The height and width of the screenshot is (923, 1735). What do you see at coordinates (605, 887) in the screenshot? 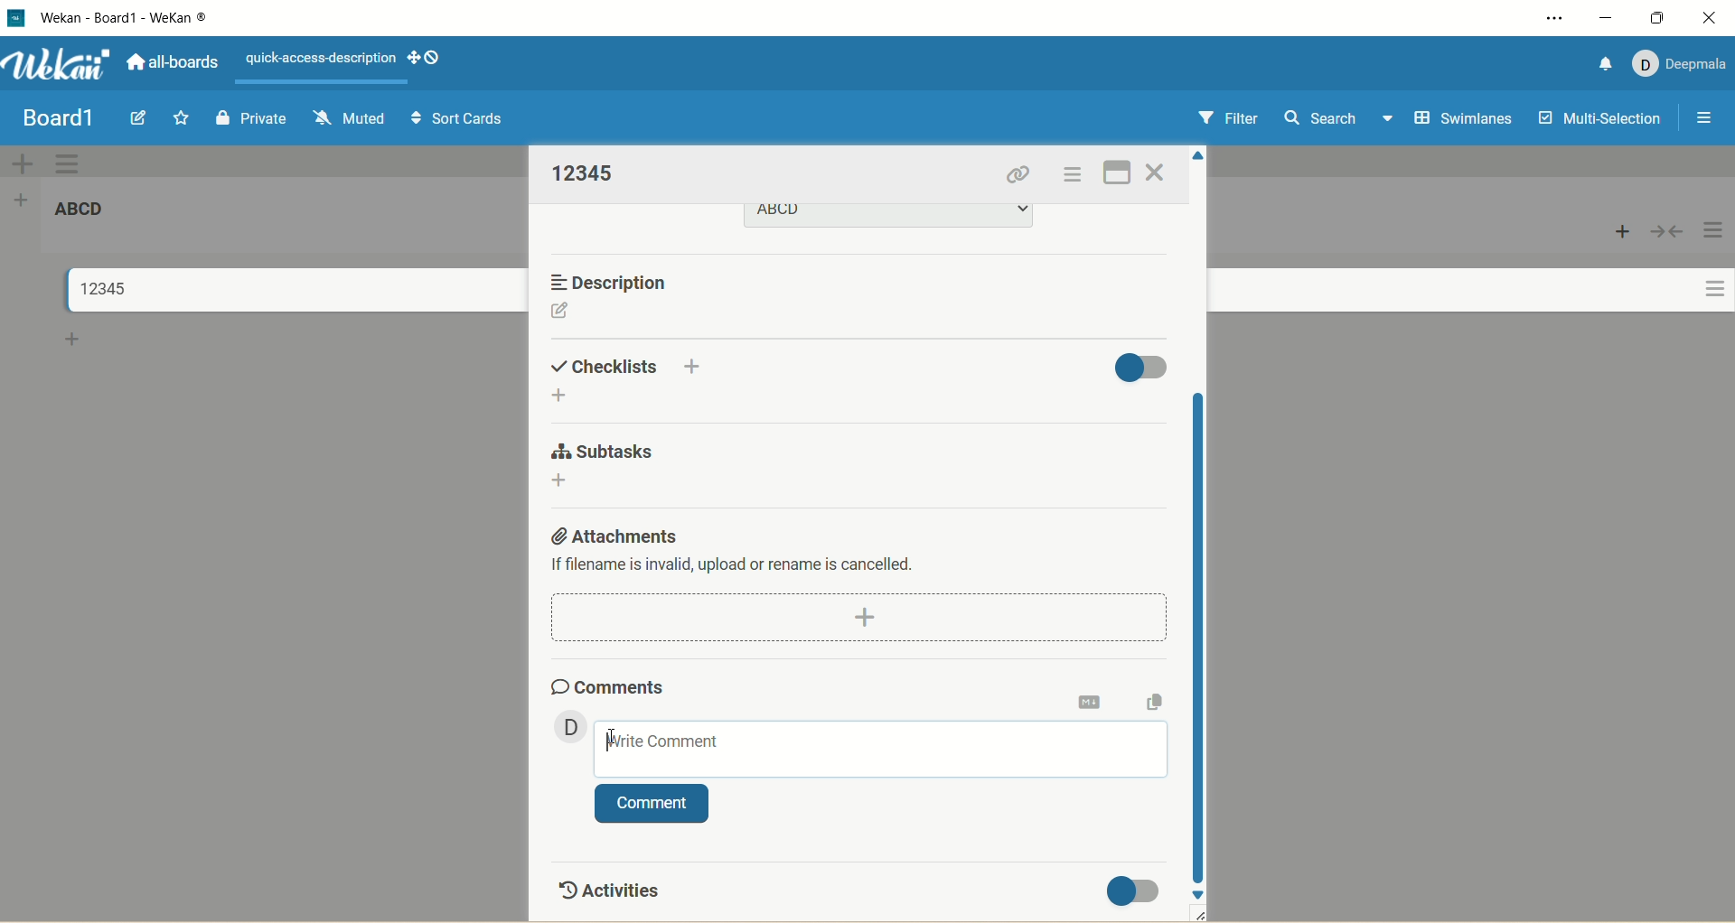
I see `activities` at bounding box center [605, 887].